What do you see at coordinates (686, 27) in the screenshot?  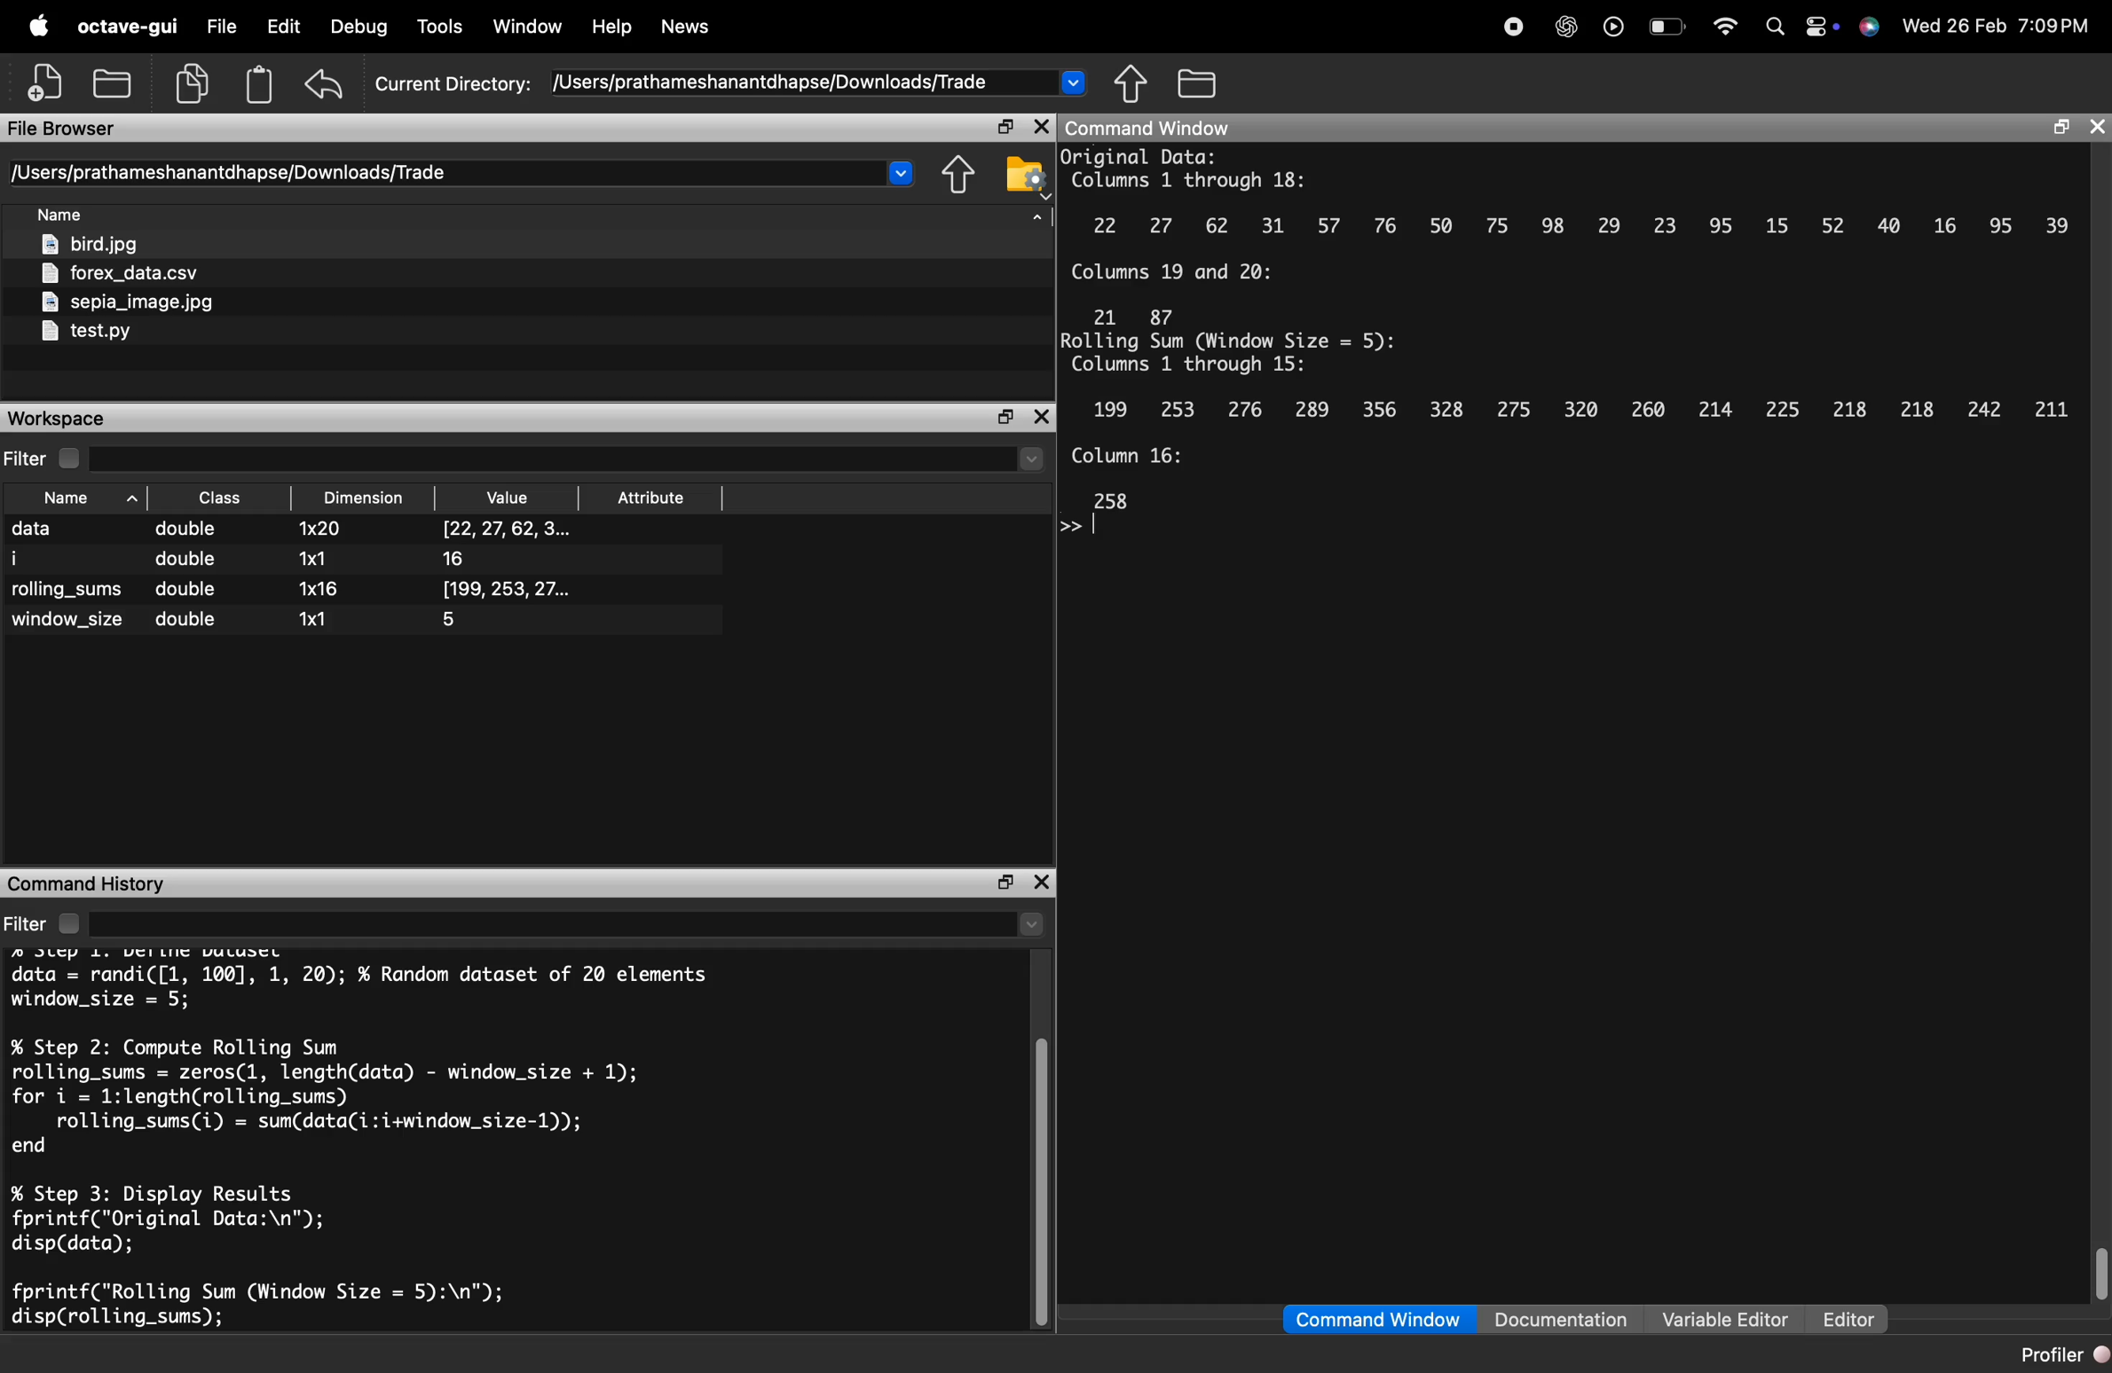 I see `news` at bounding box center [686, 27].